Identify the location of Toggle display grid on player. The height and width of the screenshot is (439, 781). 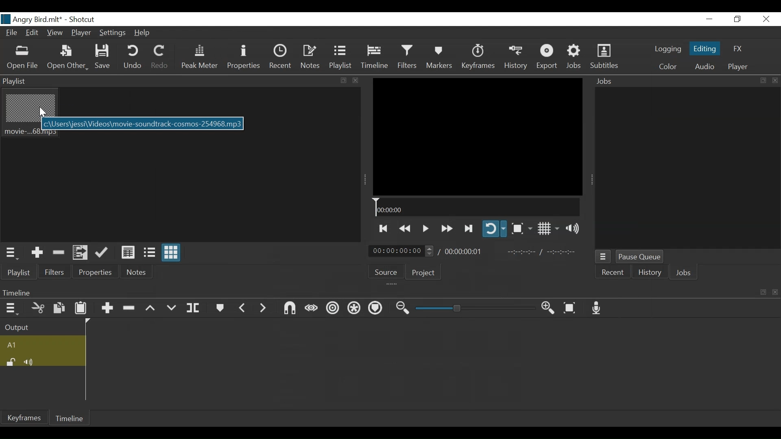
(548, 229).